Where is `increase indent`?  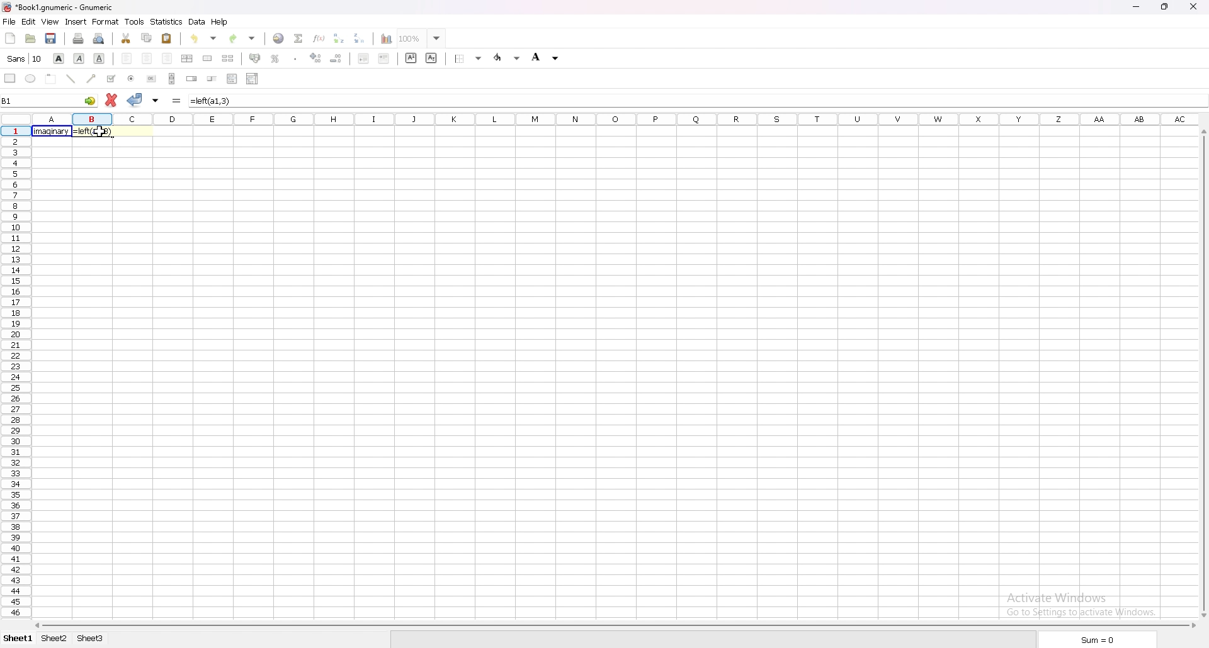
increase indent is located at coordinates (384, 59).